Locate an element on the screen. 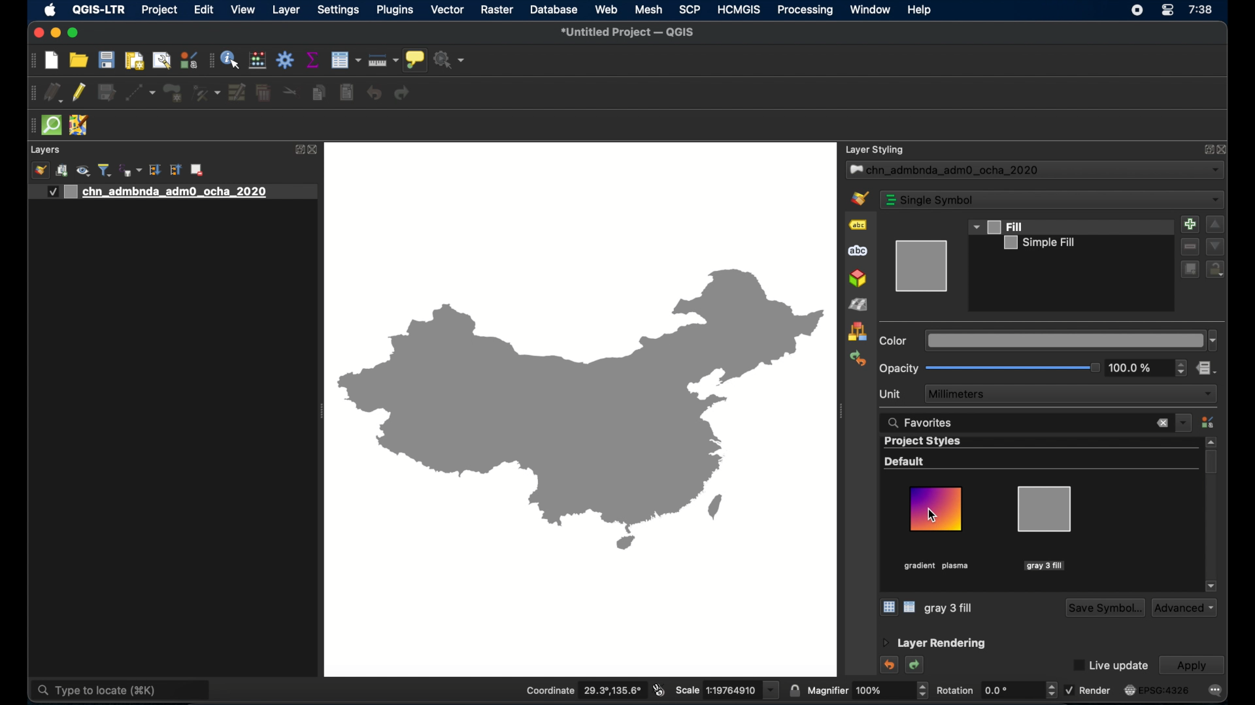  add is located at coordinates (1190, 225).